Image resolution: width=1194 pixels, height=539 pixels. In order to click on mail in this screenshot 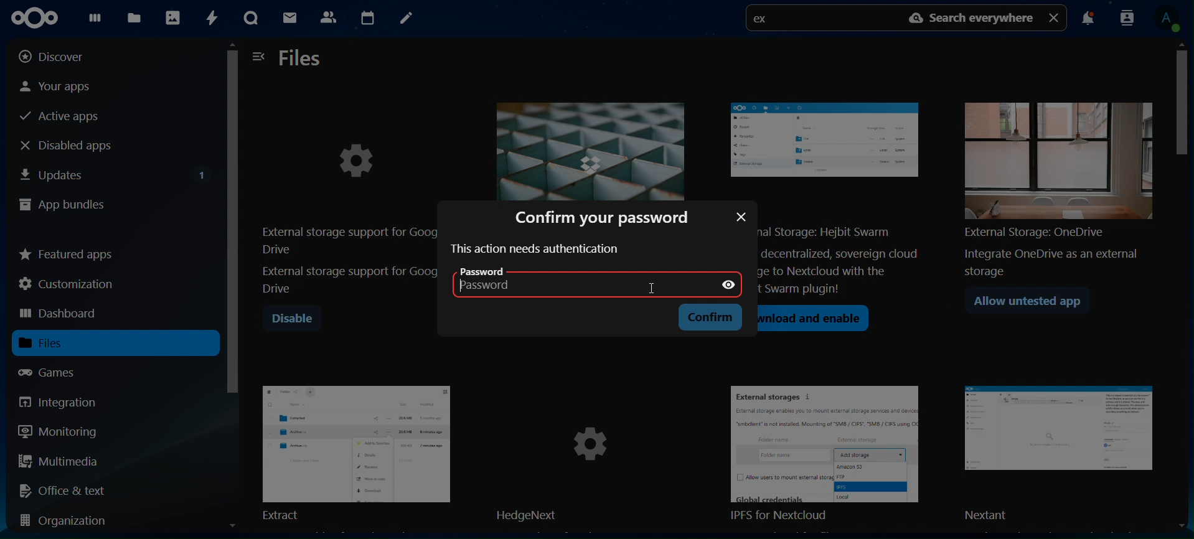, I will do `click(291, 19)`.